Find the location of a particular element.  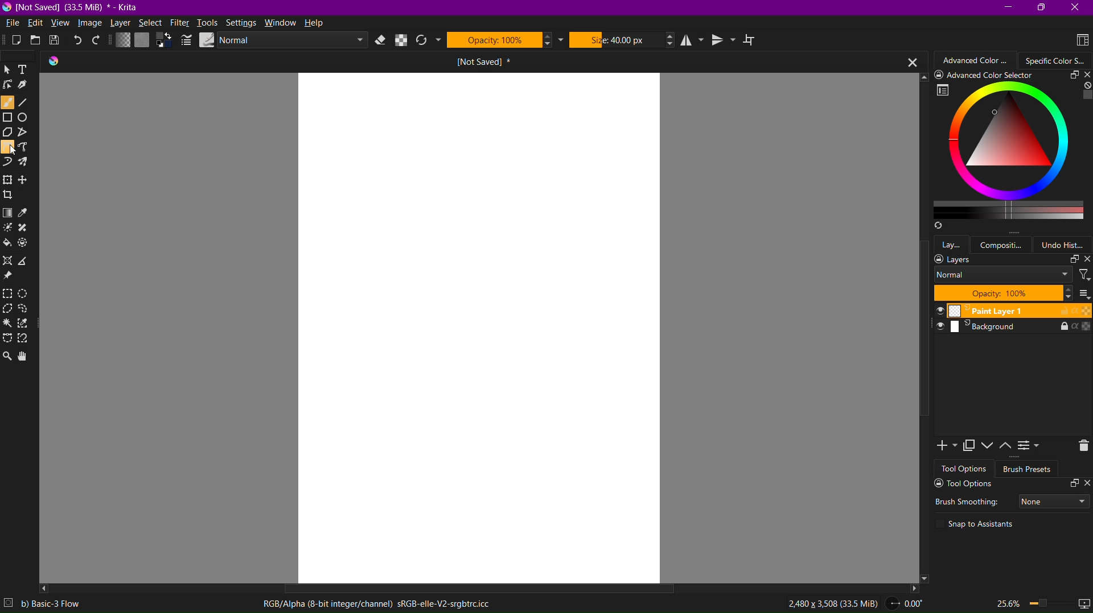

Smart Patch Tool is located at coordinates (27, 229).